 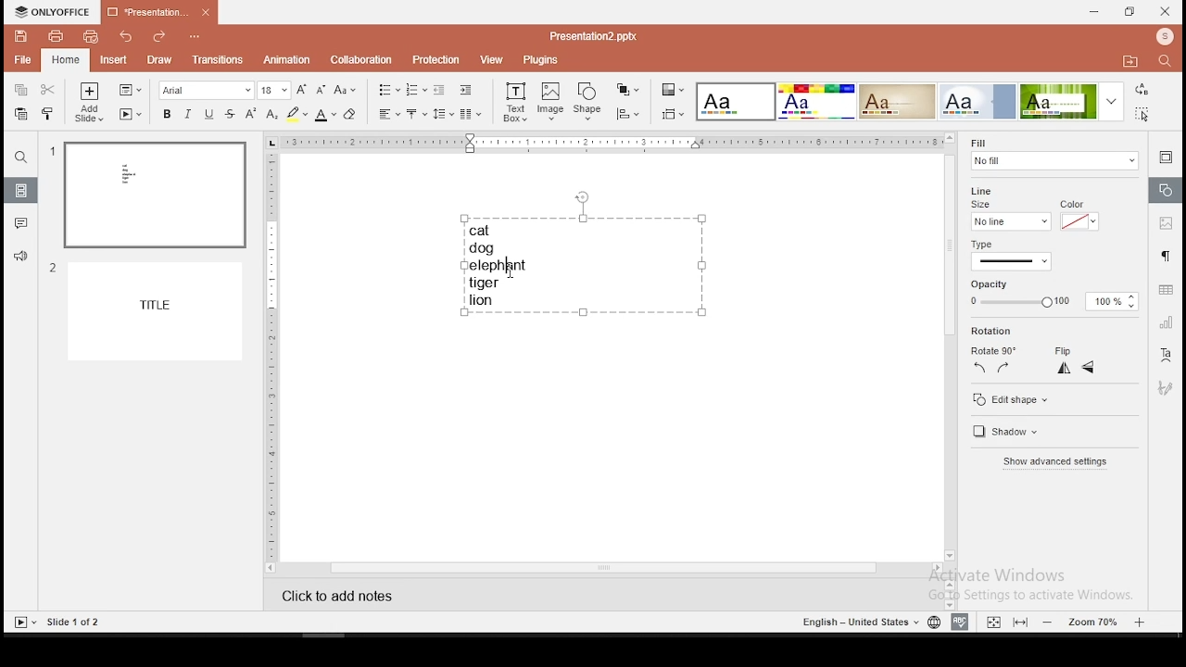 I want to click on font, so click(x=204, y=90).